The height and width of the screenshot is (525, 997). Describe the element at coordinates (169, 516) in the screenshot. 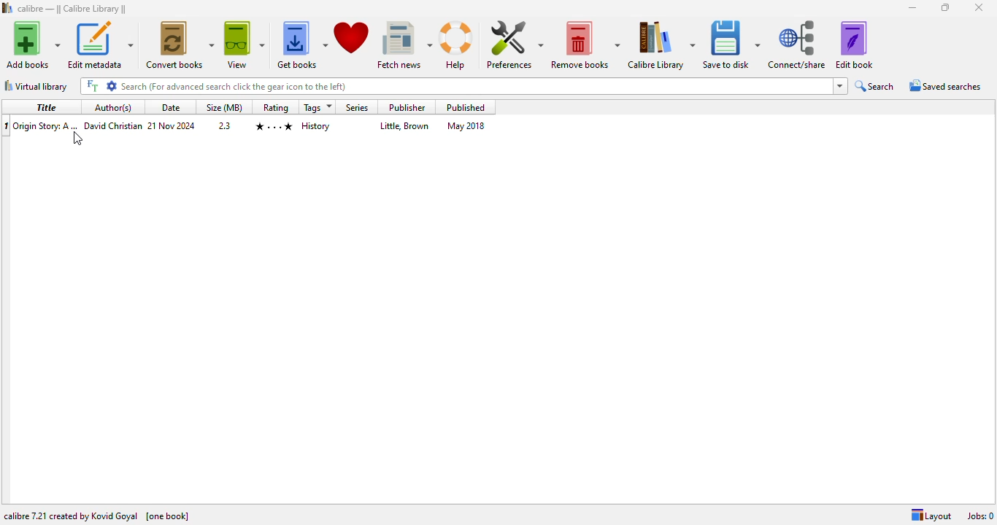

I see `[one book]` at that location.